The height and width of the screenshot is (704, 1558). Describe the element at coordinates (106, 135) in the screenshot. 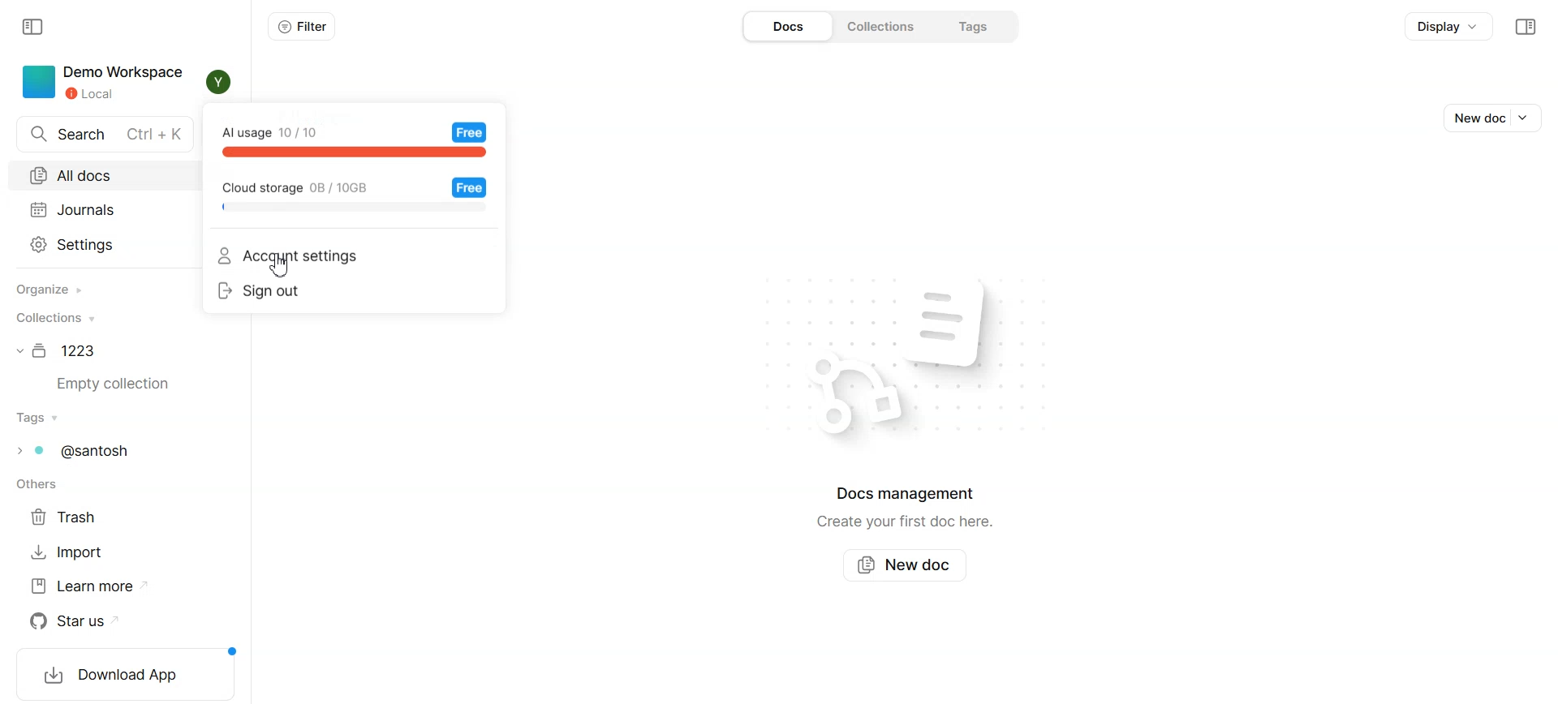

I see `Search doc` at that location.